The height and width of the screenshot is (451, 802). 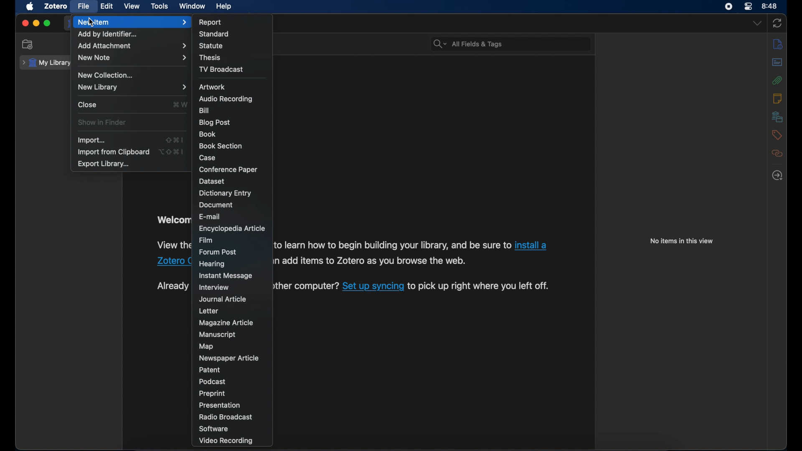 I want to click on add by identifier, so click(x=109, y=35).